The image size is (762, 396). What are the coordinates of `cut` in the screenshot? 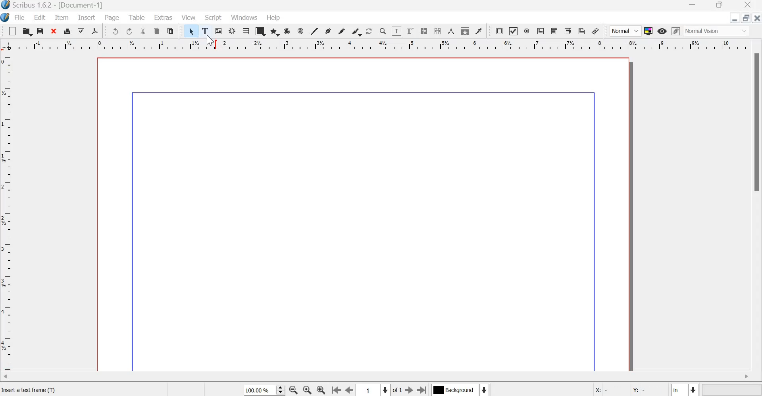 It's located at (144, 31).